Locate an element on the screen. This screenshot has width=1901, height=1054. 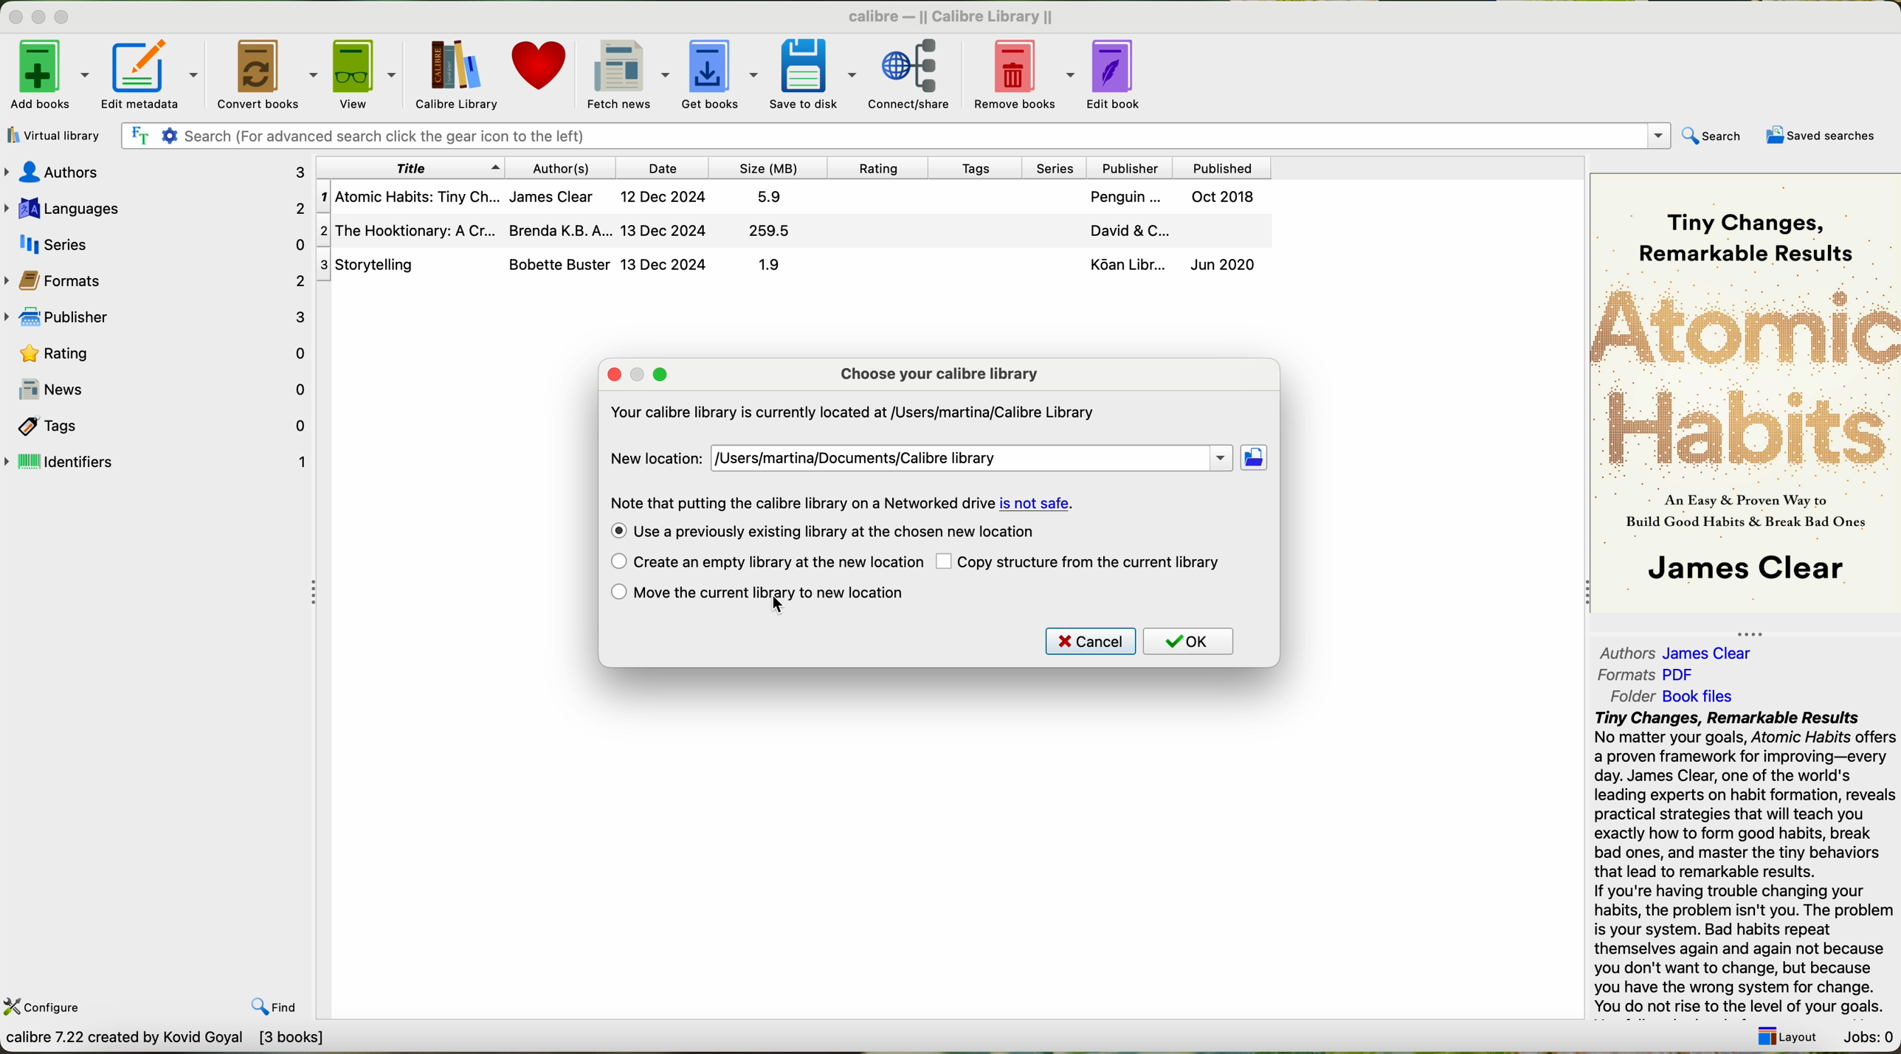
title is located at coordinates (409, 168).